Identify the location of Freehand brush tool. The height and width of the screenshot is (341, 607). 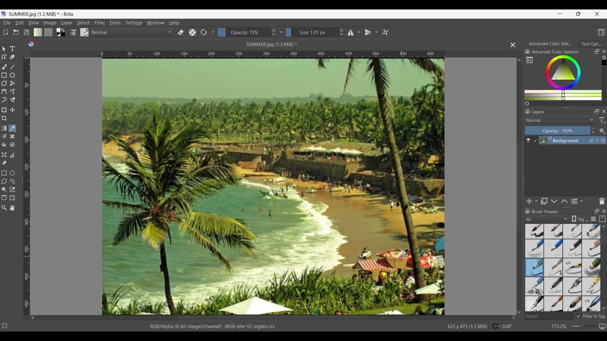
(5, 67).